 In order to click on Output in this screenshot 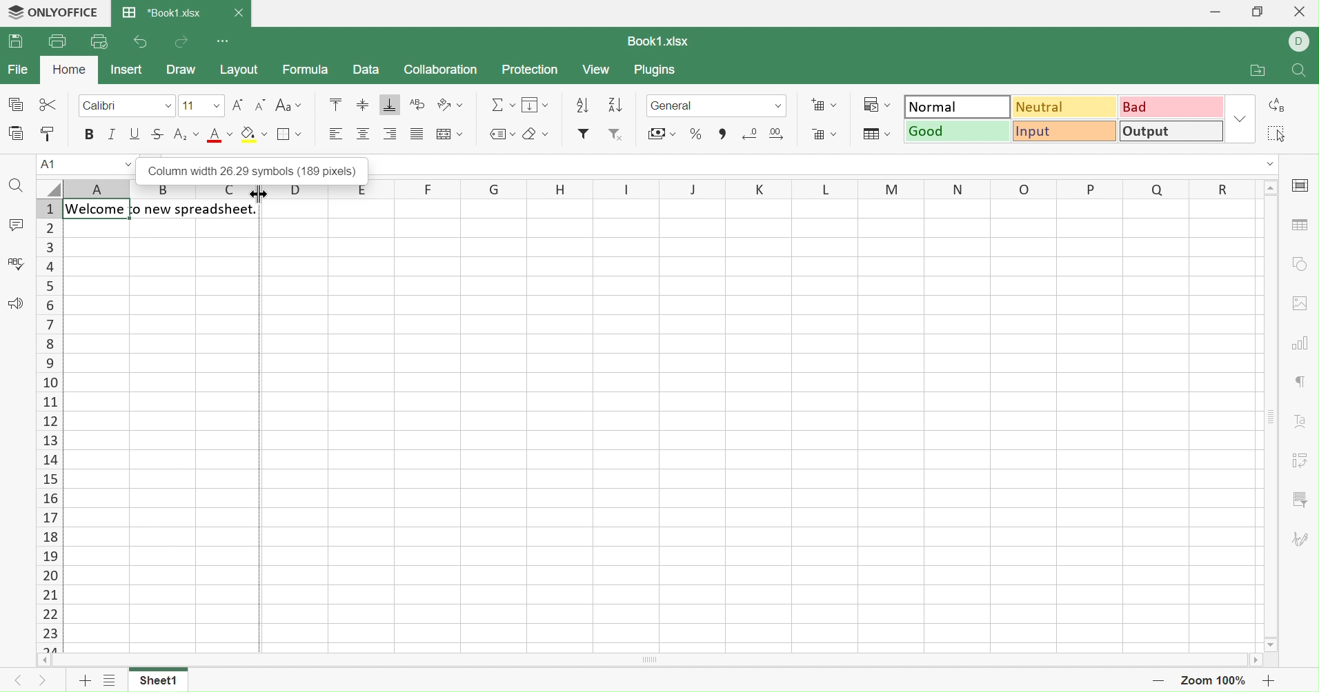, I will do `click(1173, 130)`.